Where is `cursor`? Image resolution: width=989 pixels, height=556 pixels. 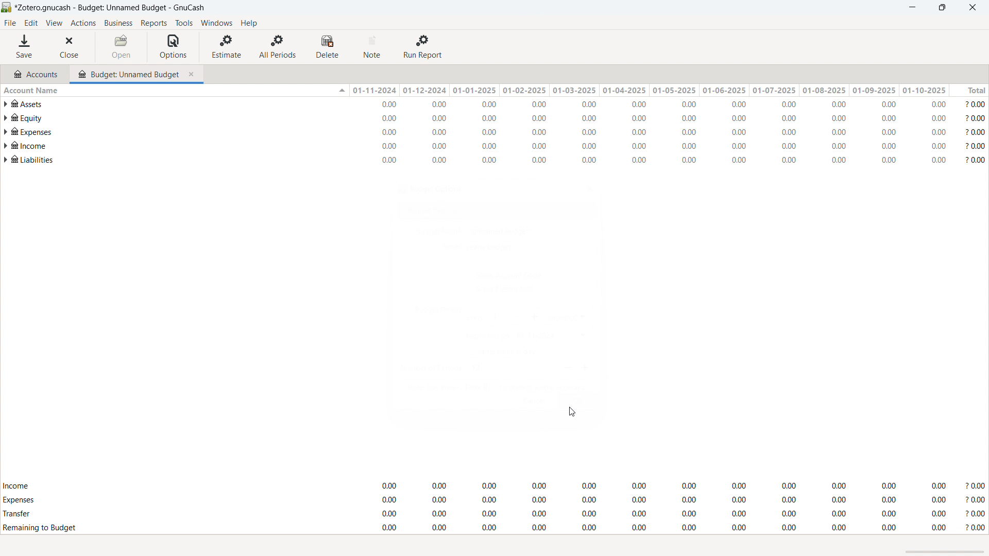 cursor is located at coordinates (572, 412).